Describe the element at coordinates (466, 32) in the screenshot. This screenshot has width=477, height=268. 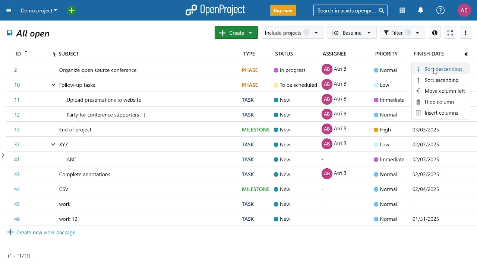
I see `more options` at that location.